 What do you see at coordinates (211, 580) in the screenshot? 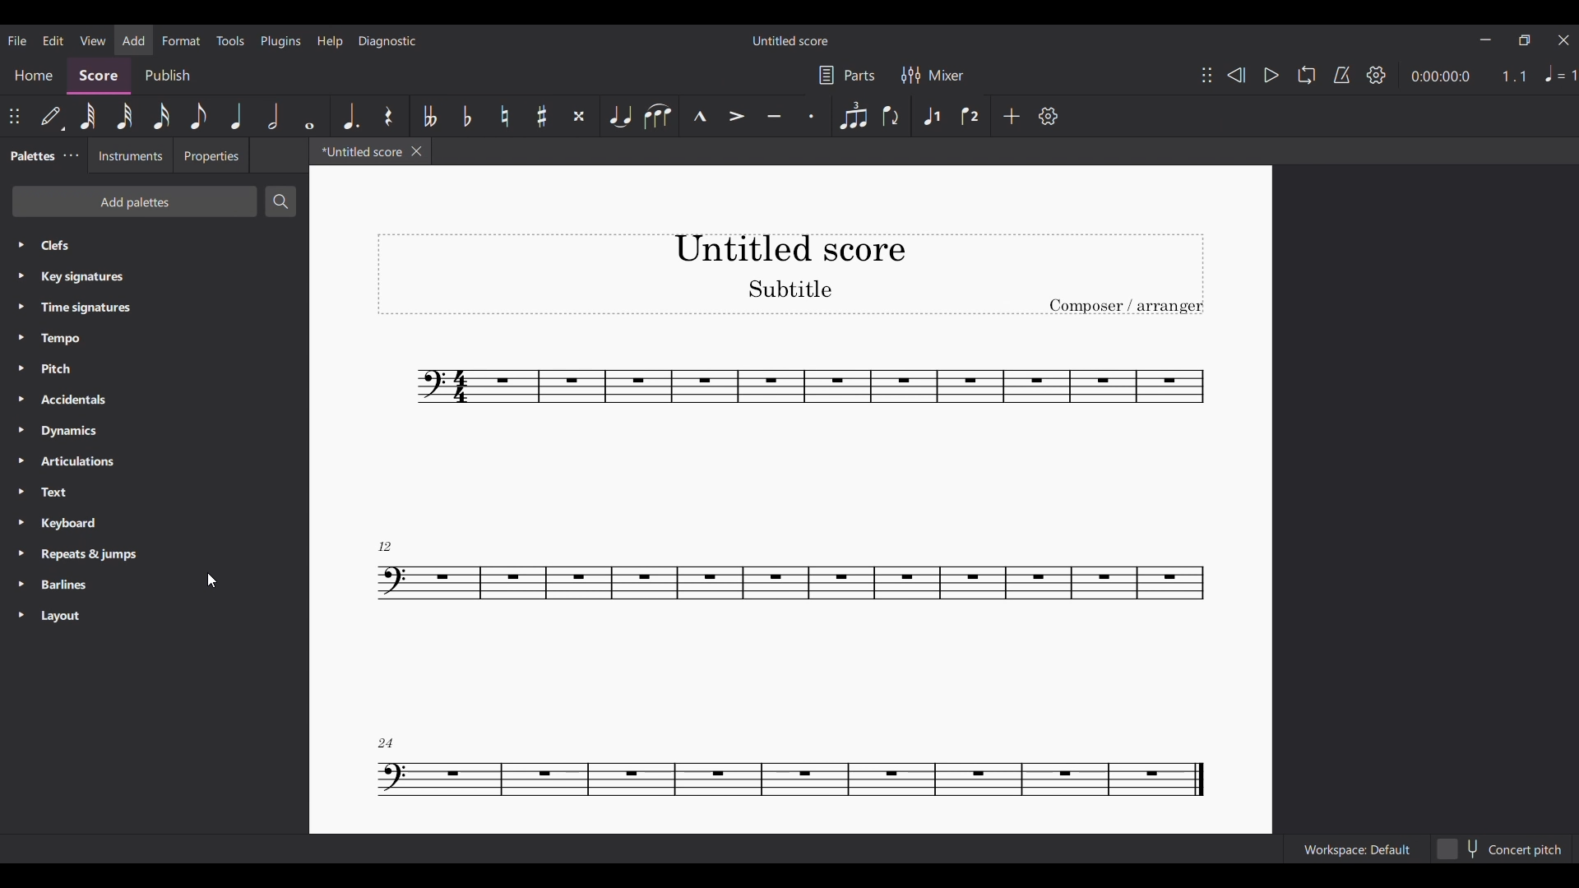
I see `Cursor` at bounding box center [211, 580].